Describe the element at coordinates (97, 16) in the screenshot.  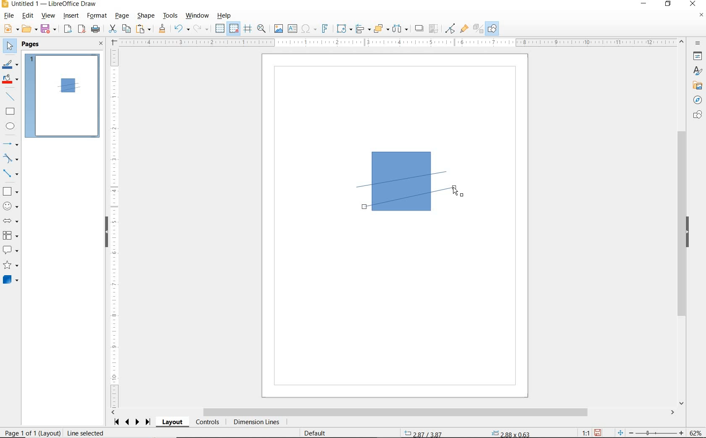
I see `FORMAT` at that location.